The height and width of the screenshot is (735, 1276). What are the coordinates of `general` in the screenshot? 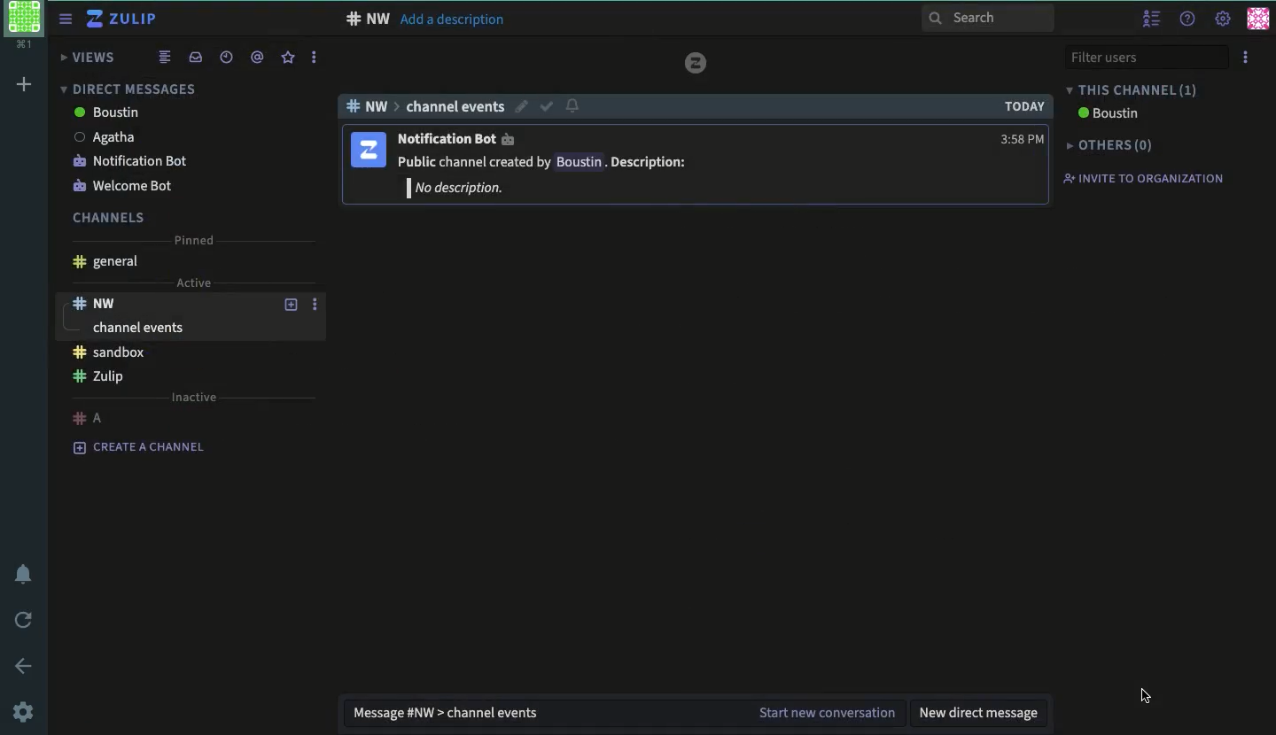 It's located at (112, 266).